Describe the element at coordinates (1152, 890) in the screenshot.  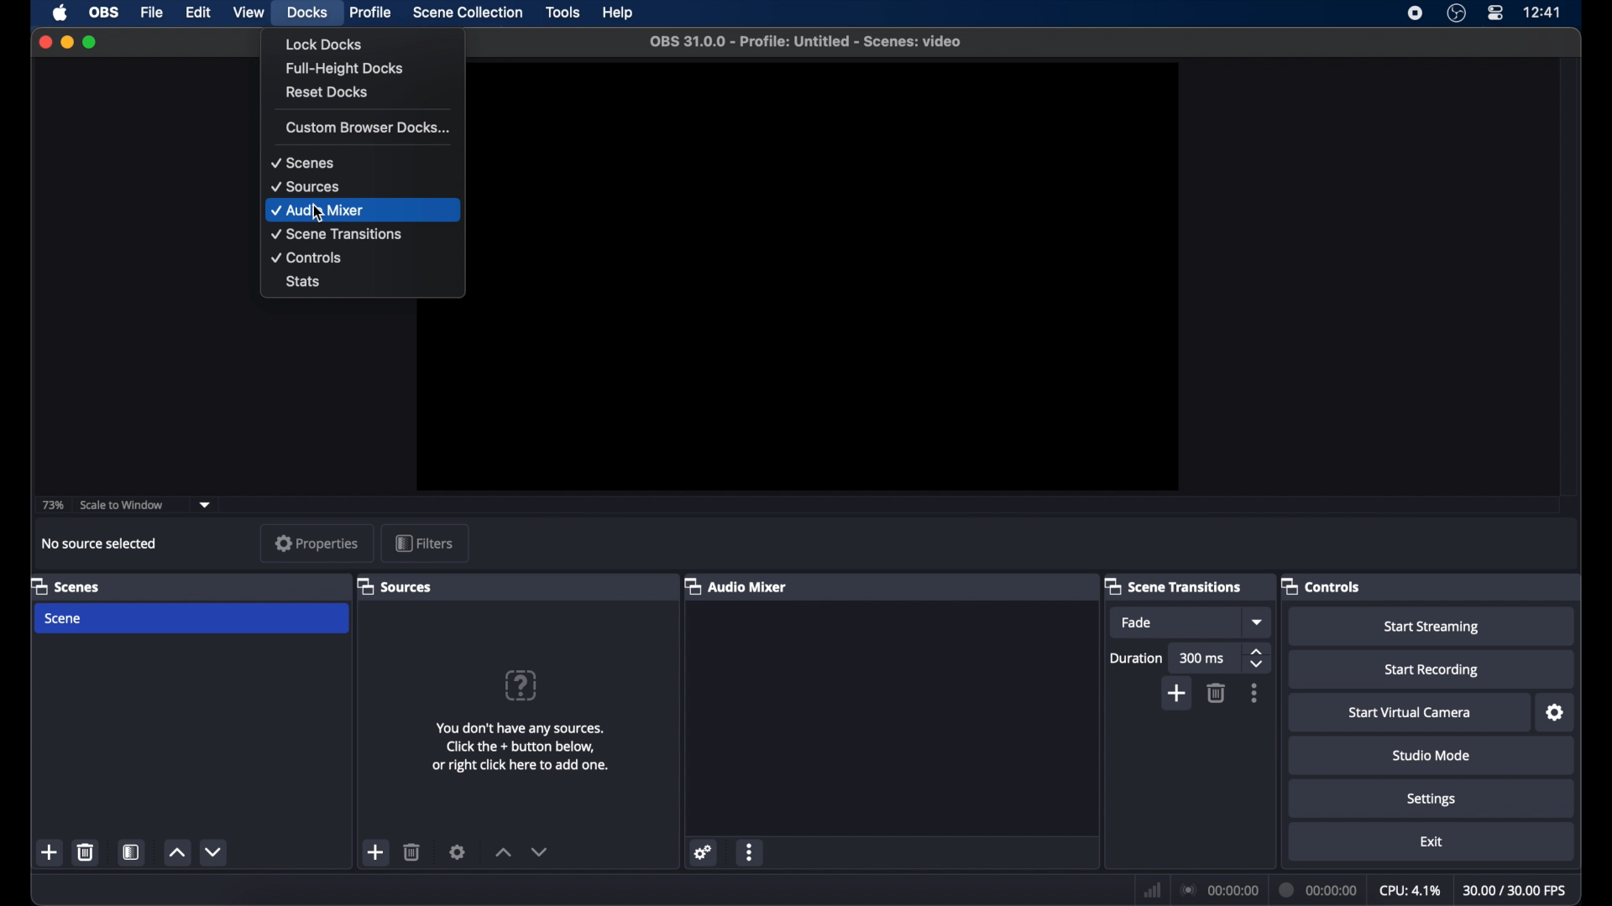
I see `network` at that location.